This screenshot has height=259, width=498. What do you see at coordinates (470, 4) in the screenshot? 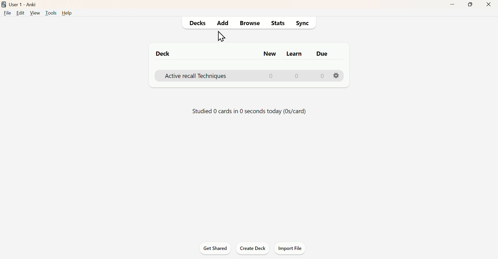
I see `Maximise` at bounding box center [470, 4].